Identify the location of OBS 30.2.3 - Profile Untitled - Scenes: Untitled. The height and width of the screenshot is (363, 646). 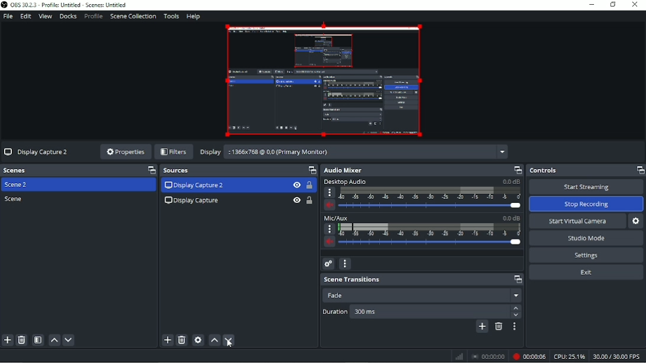
(67, 5).